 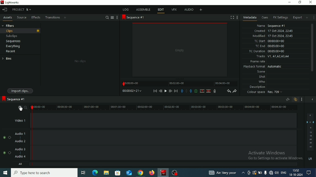 I want to click on Mute/unmute this track, so click(x=5, y=137).